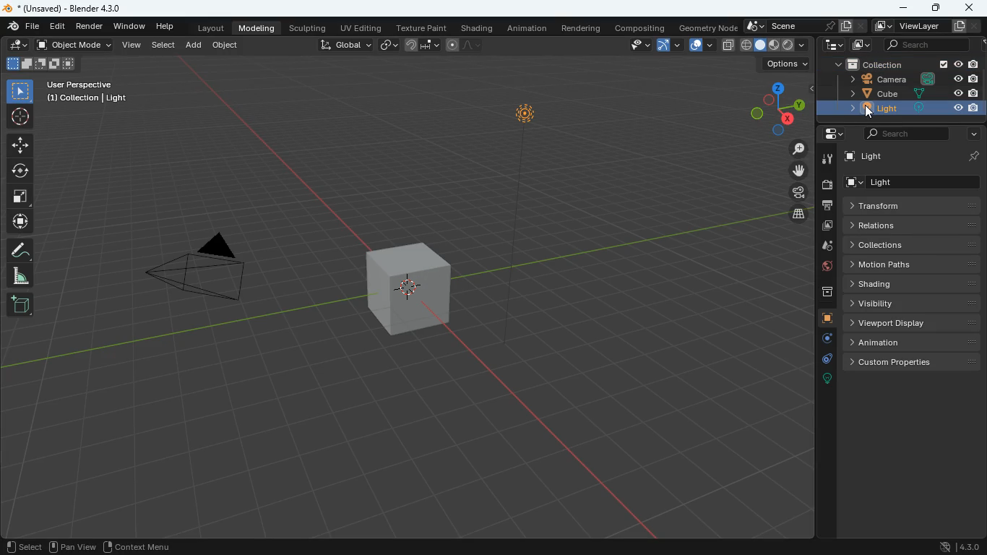  What do you see at coordinates (479, 28) in the screenshot?
I see `shading` at bounding box center [479, 28].